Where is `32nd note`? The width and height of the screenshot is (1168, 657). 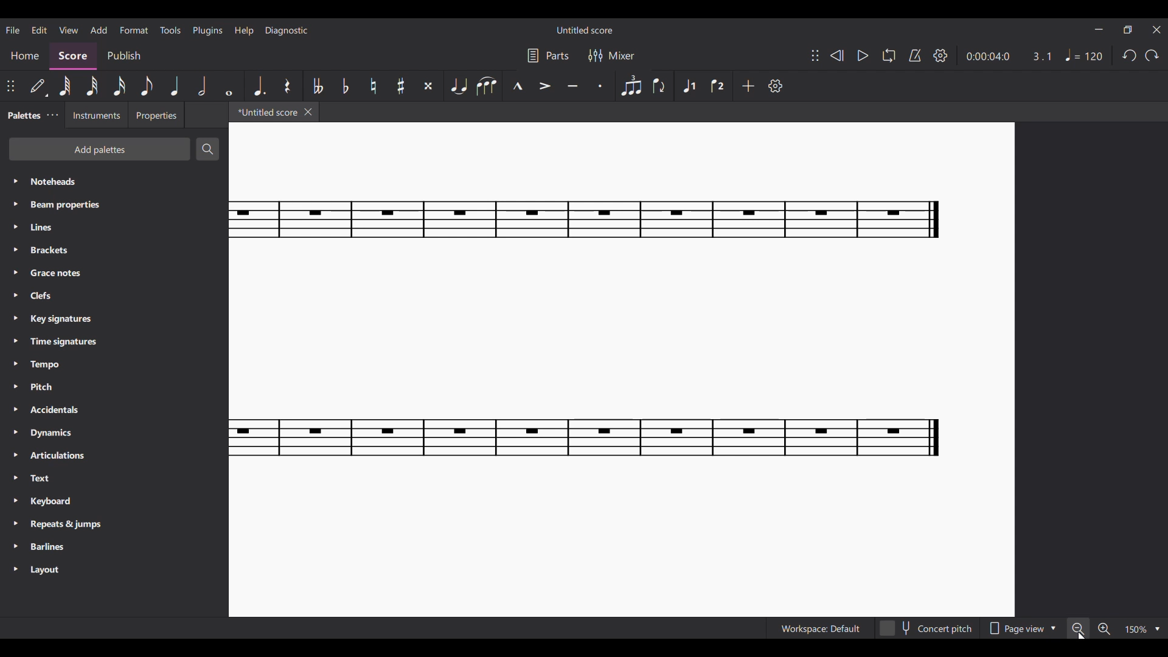 32nd note is located at coordinates (92, 86).